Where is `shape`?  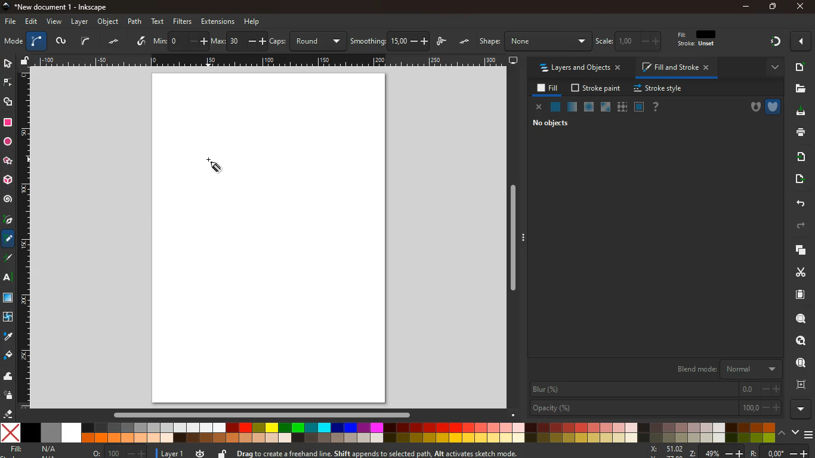 shape is located at coordinates (9, 101).